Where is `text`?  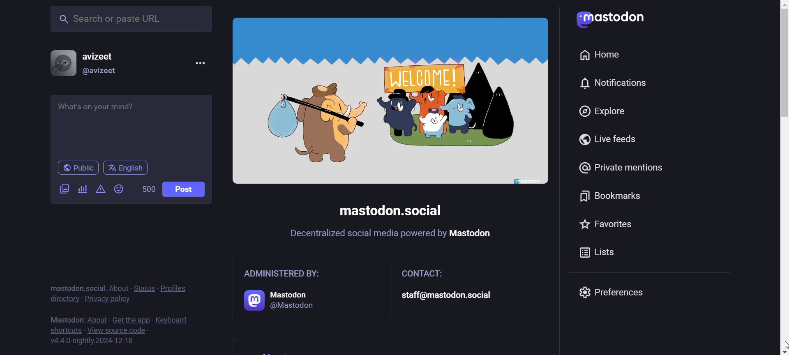
text is located at coordinates (391, 347).